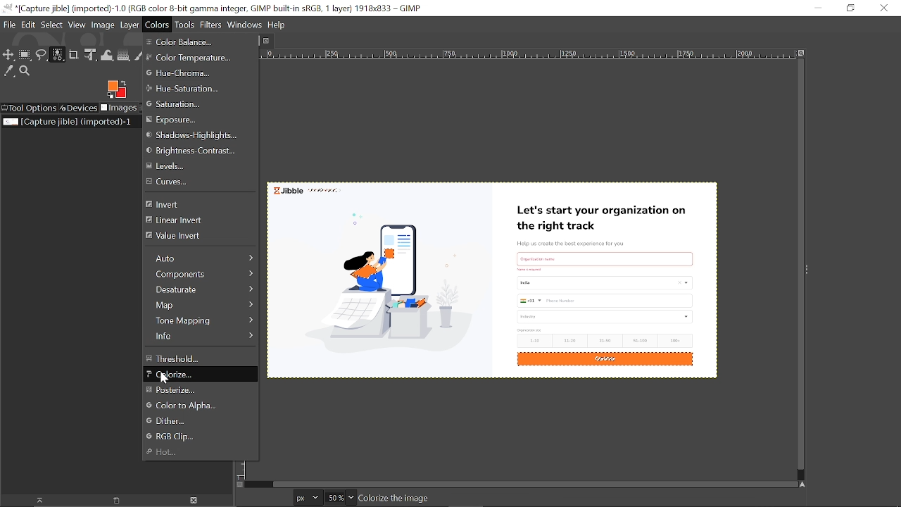 The height and width of the screenshot is (507, 901). Describe the element at coordinates (168, 379) in the screenshot. I see `cursor` at that location.